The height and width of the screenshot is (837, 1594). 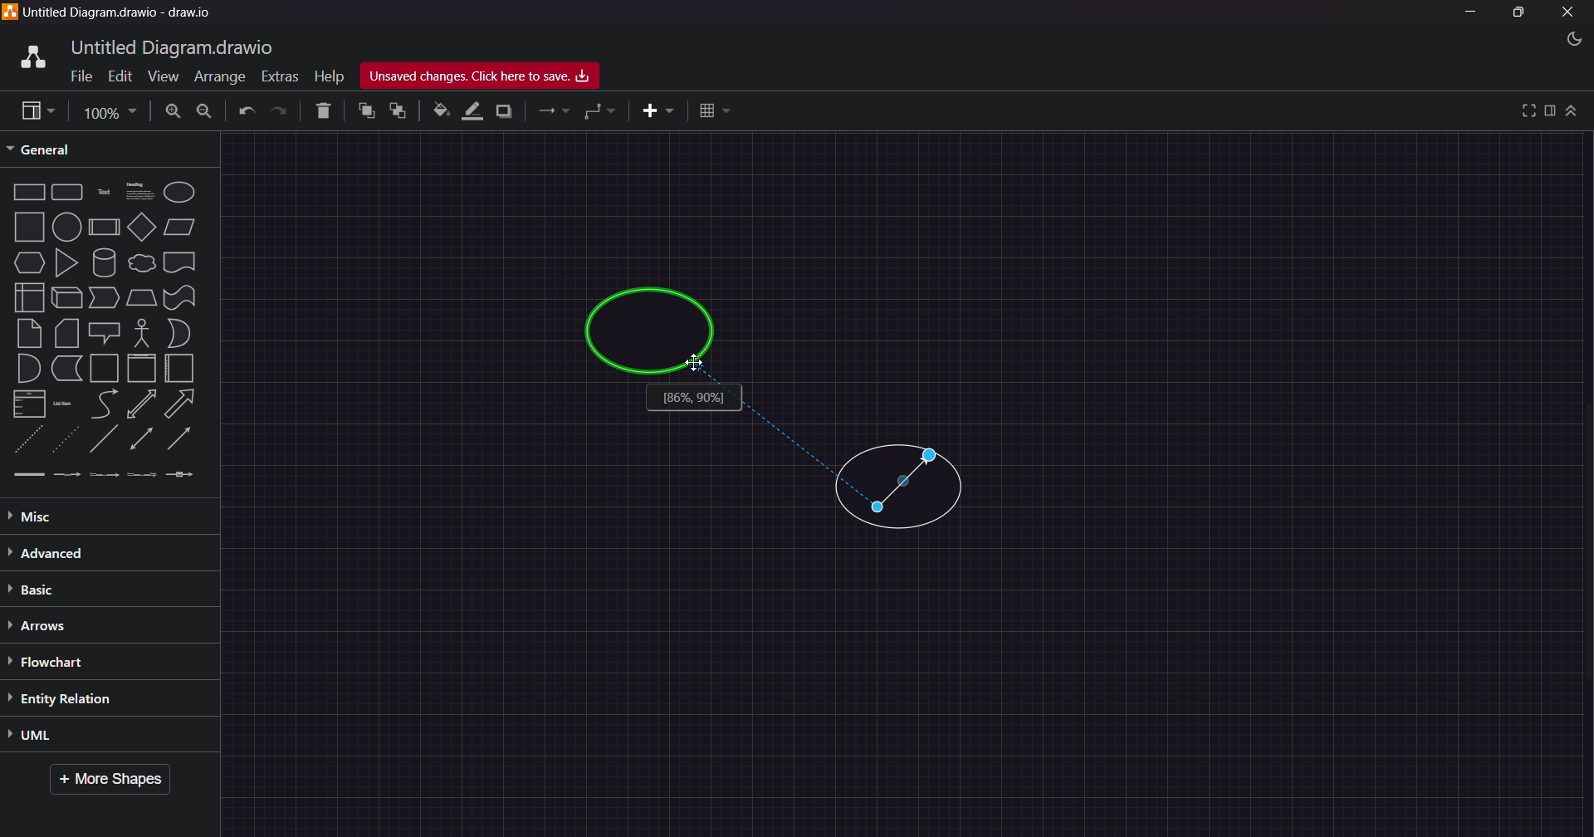 I want to click on Close, so click(x=1569, y=12).